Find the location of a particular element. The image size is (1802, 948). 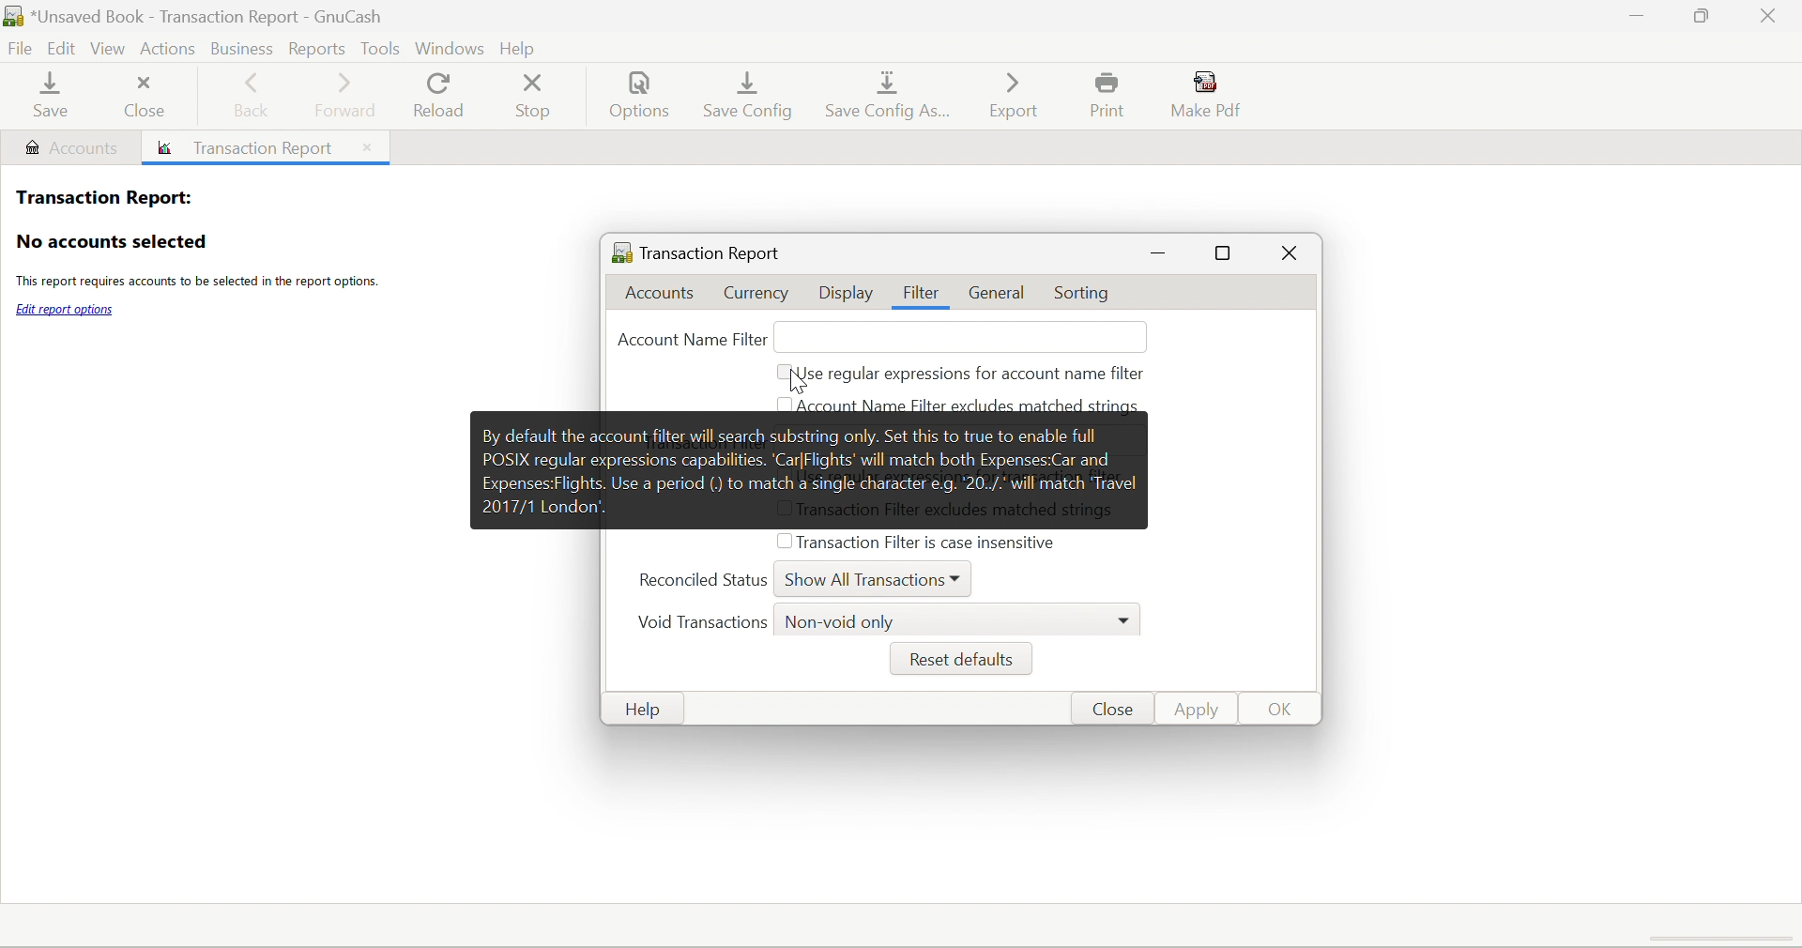

Close is located at coordinates (1110, 710).